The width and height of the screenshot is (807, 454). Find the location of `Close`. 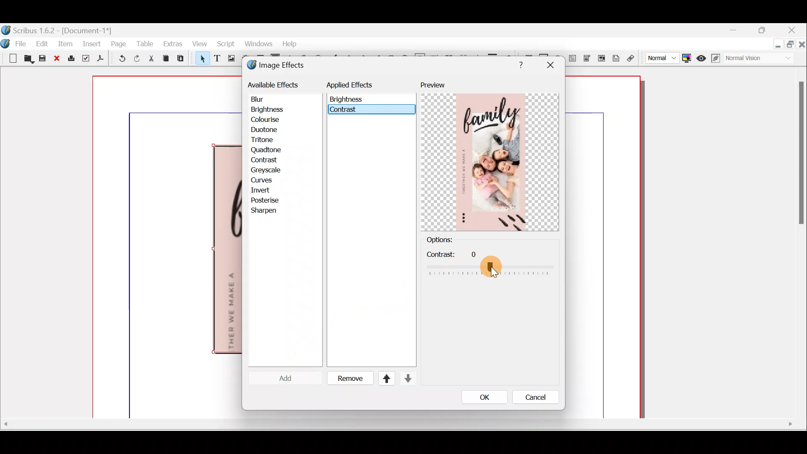

Close is located at coordinates (802, 46).